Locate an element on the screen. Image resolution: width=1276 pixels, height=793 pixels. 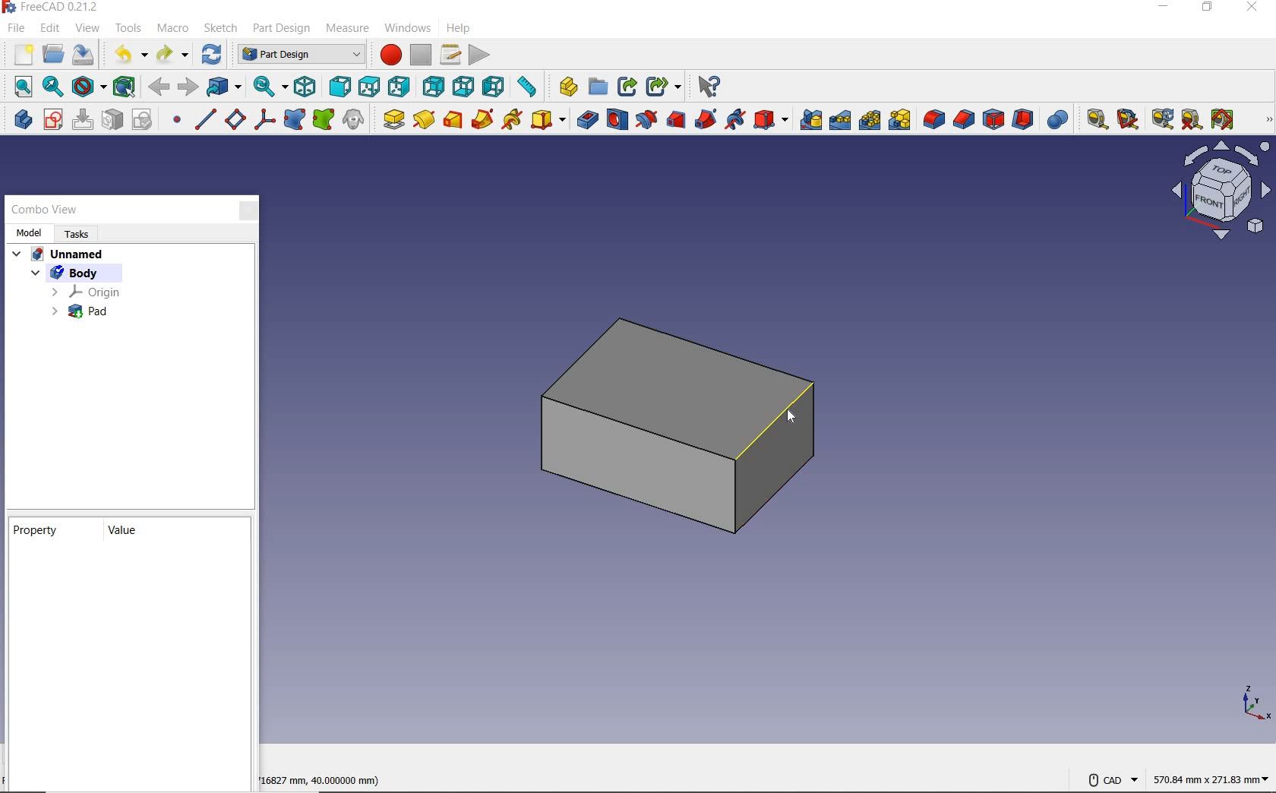
hole is located at coordinates (617, 119).